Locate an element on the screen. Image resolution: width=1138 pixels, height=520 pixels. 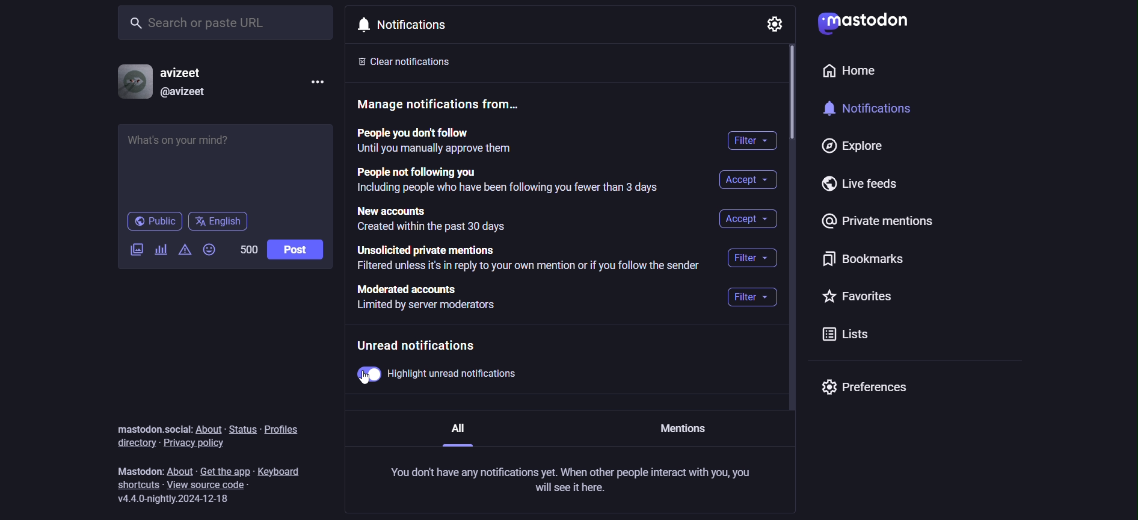
profile picture is located at coordinates (132, 81).